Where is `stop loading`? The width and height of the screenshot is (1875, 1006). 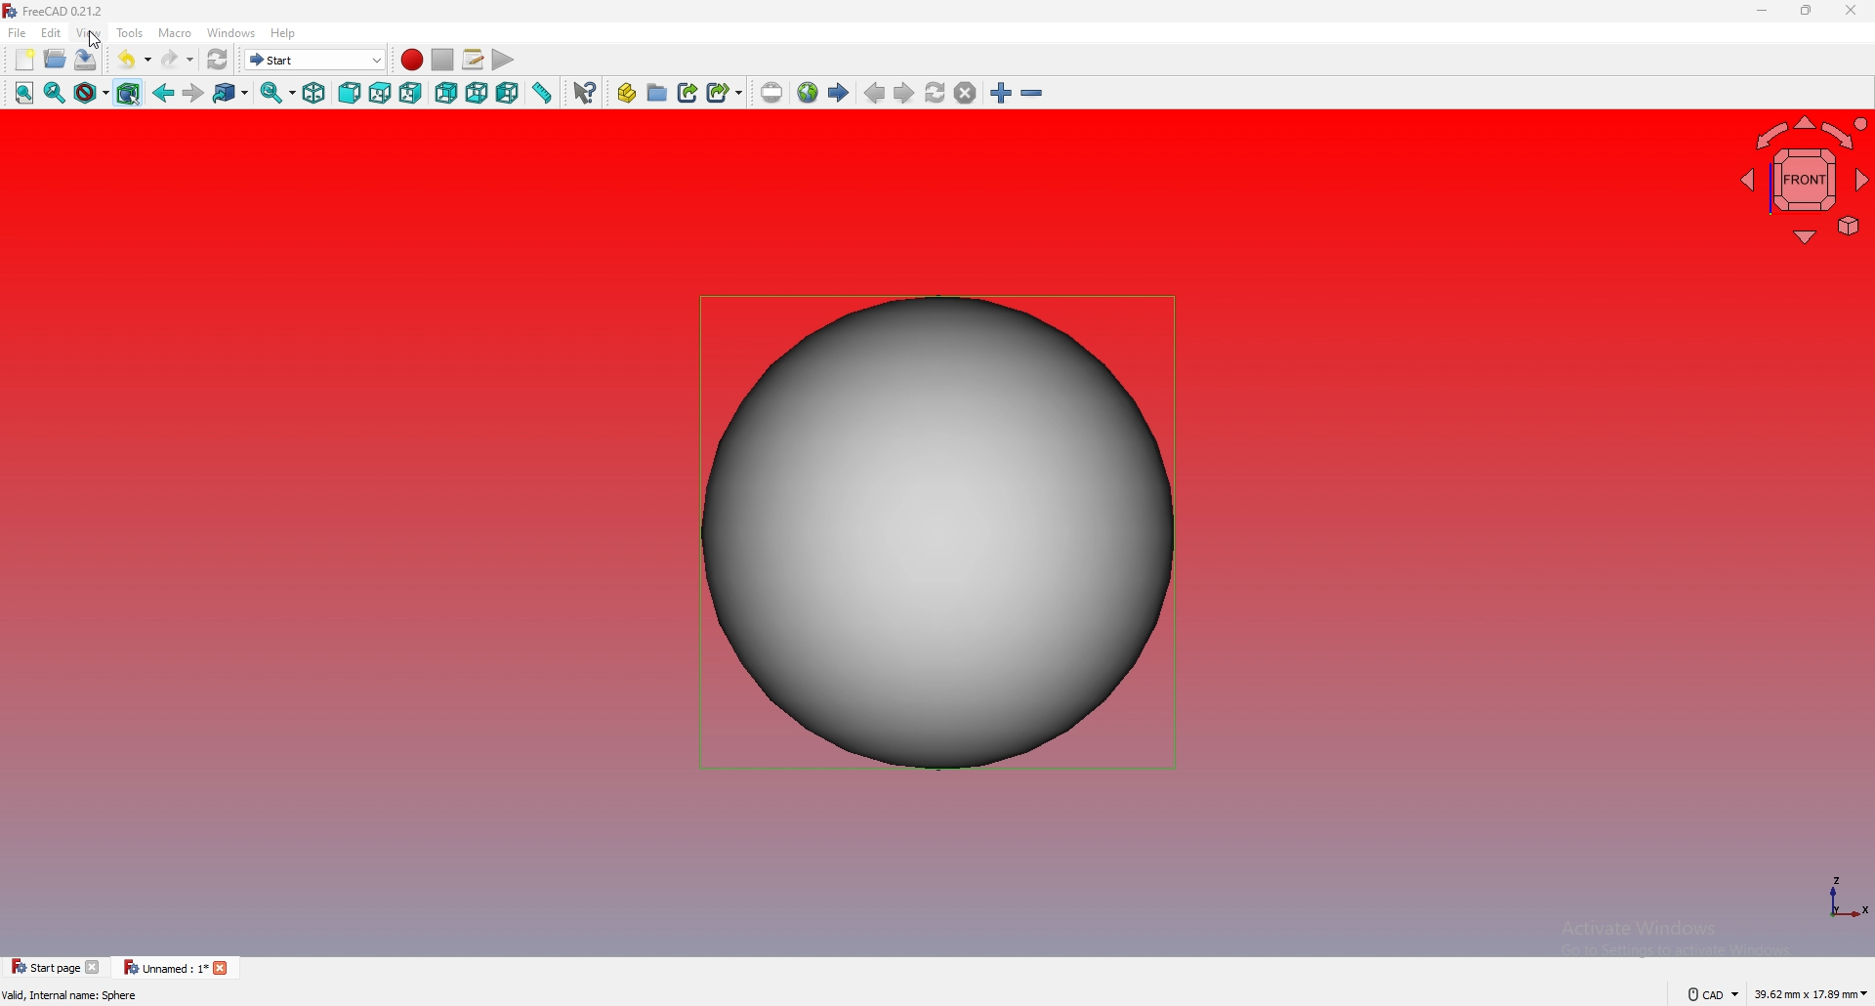
stop loading is located at coordinates (965, 92).